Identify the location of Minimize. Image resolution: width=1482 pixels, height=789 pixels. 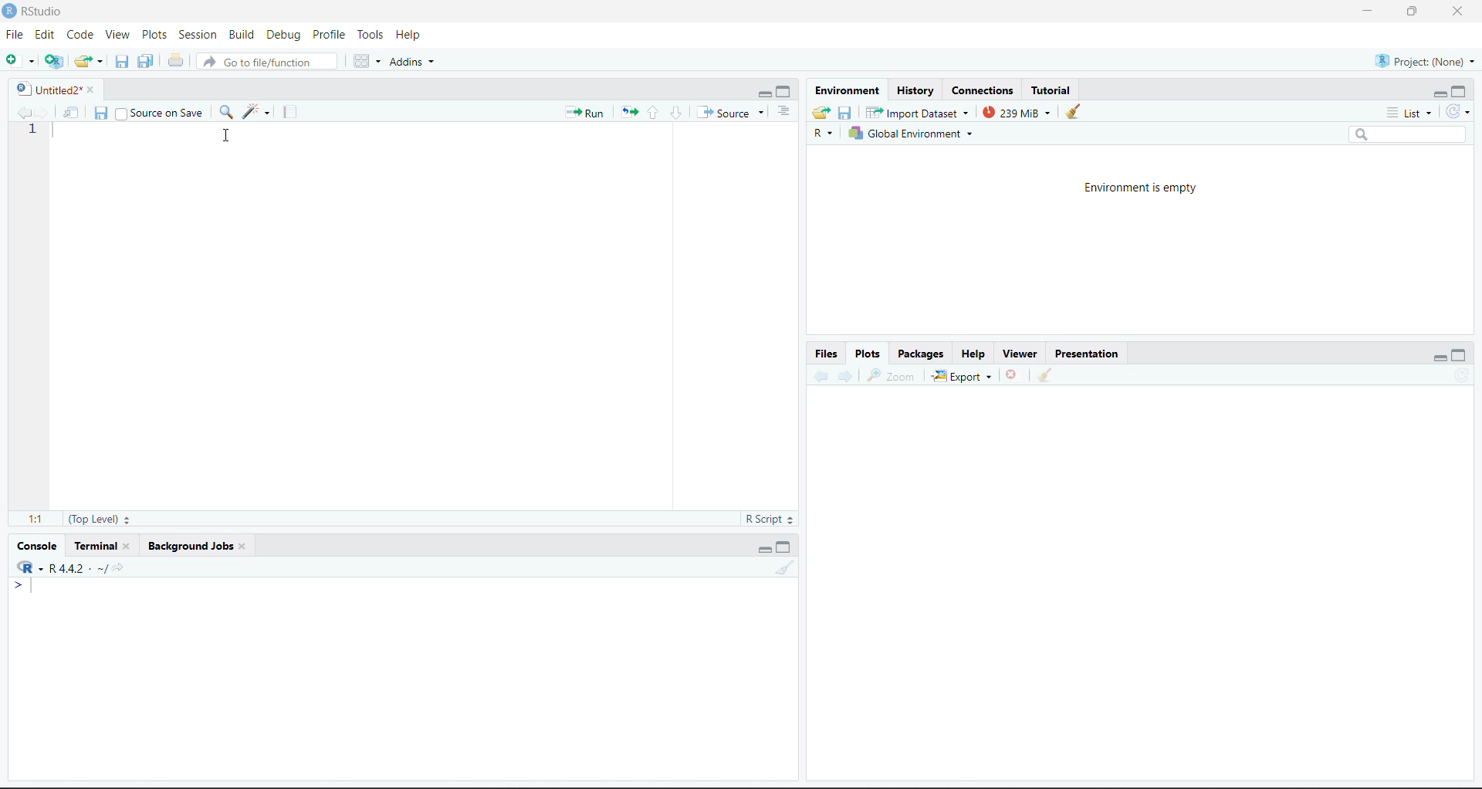
(1439, 358).